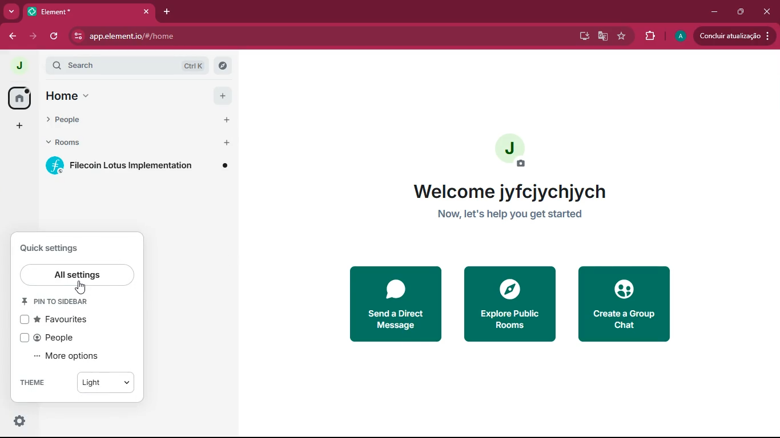 The width and height of the screenshot is (780, 438). Describe the element at coordinates (199, 36) in the screenshot. I see `app.element.io/#/home` at that location.